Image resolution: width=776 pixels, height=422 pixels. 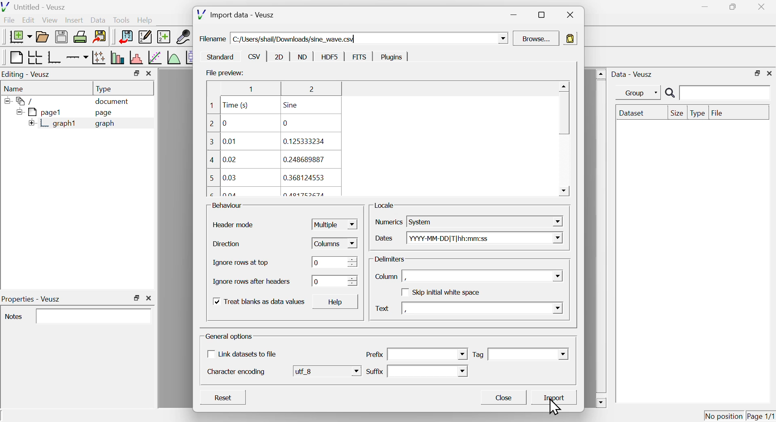 I want to click on add an axis to the plot, so click(x=77, y=57).